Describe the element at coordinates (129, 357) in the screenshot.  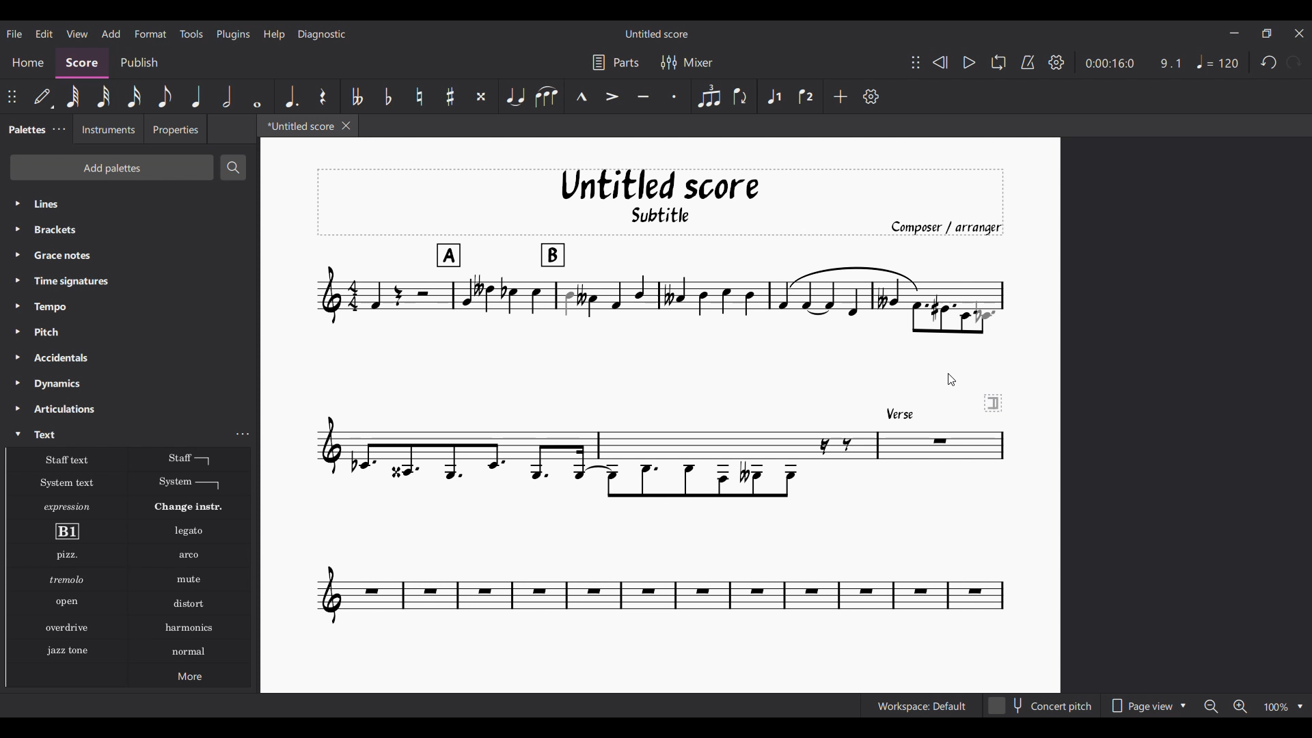
I see `Accidentals` at that location.